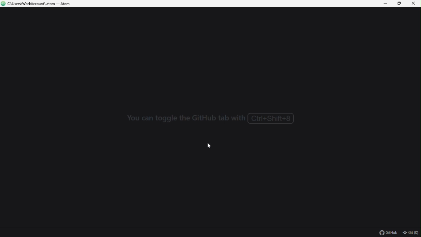 The image size is (421, 237). What do you see at coordinates (216, 118) in the screenshot?
I see `You can toggle the GitHub tab with [ Ctrl+Shift+8]` at bounding box center [216, 118].